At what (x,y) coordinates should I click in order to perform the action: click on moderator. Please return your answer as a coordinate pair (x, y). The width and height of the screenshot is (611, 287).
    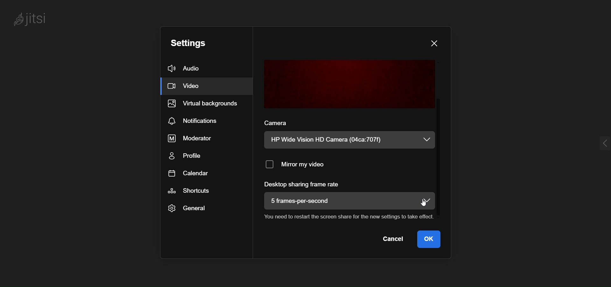
    Looking at the image, I should click on (193, 138).